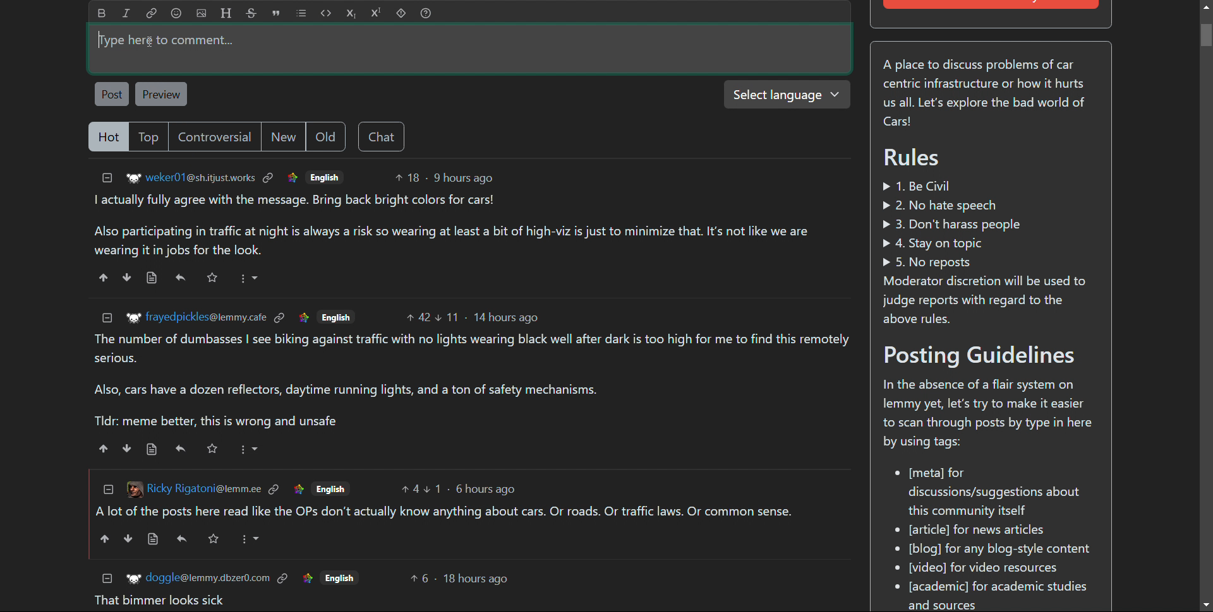 The image size is (1213, 612). Describe the element at coordinates (284, 577) in the screenshot. I see `link` at that location.